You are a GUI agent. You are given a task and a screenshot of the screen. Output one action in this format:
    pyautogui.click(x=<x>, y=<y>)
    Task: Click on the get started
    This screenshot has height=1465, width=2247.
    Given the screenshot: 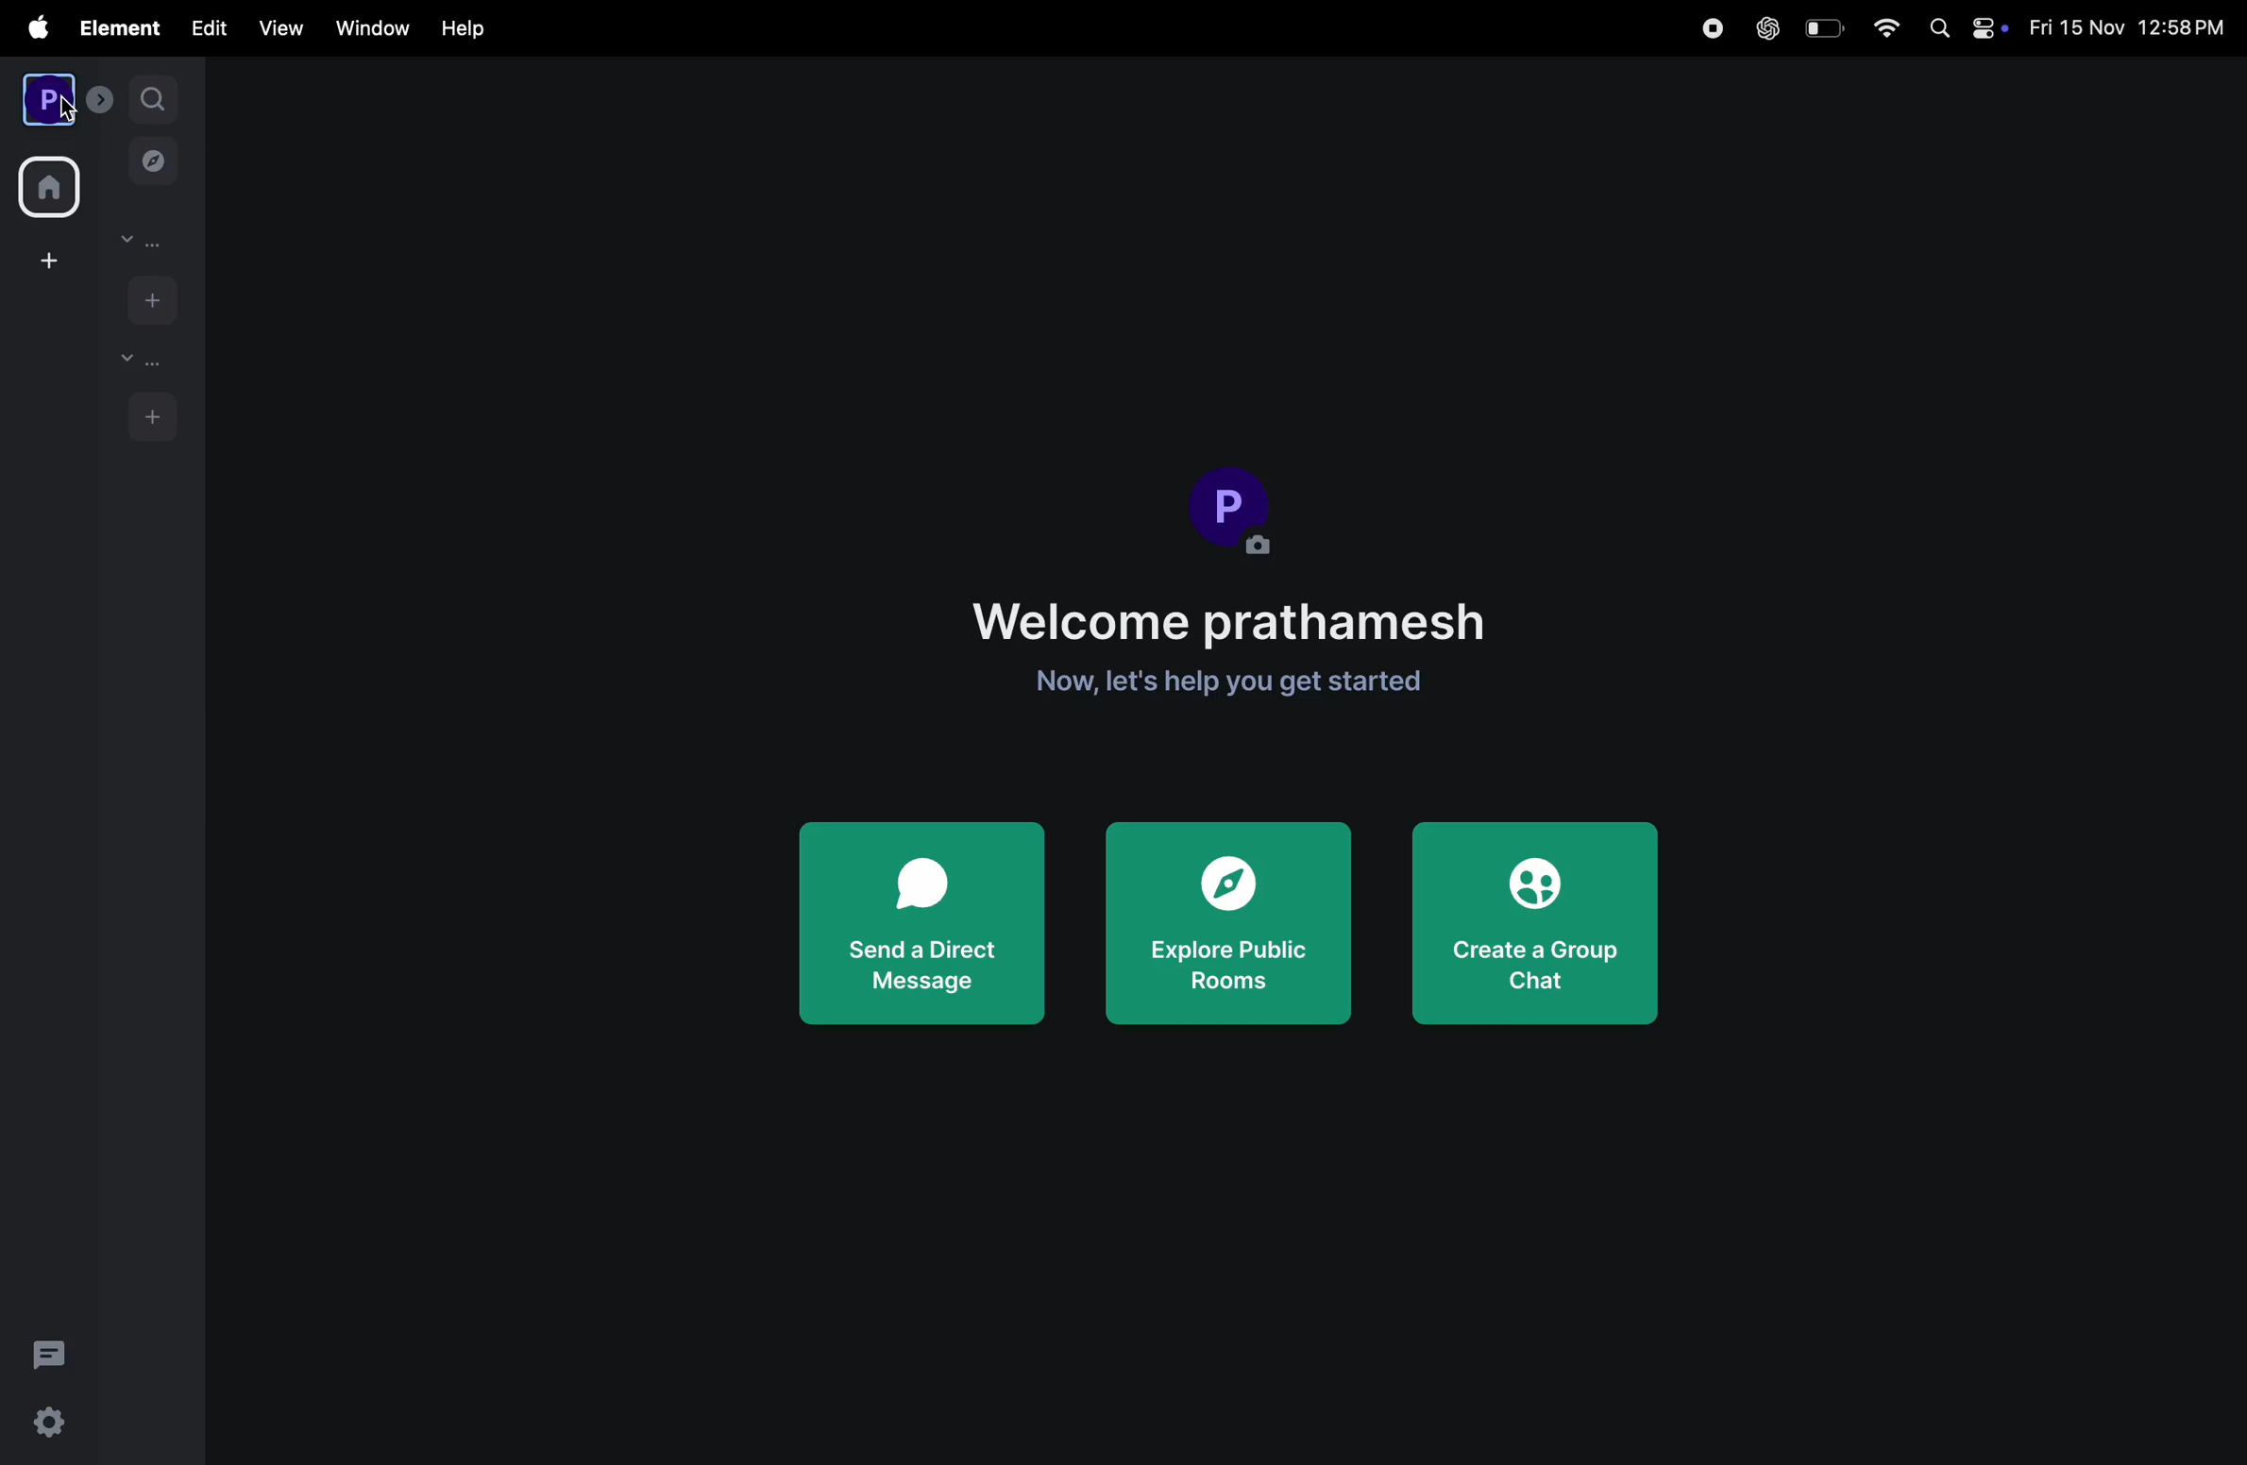 What is the action you would take?
    pyautogui.click(x=1232, y=686)
    